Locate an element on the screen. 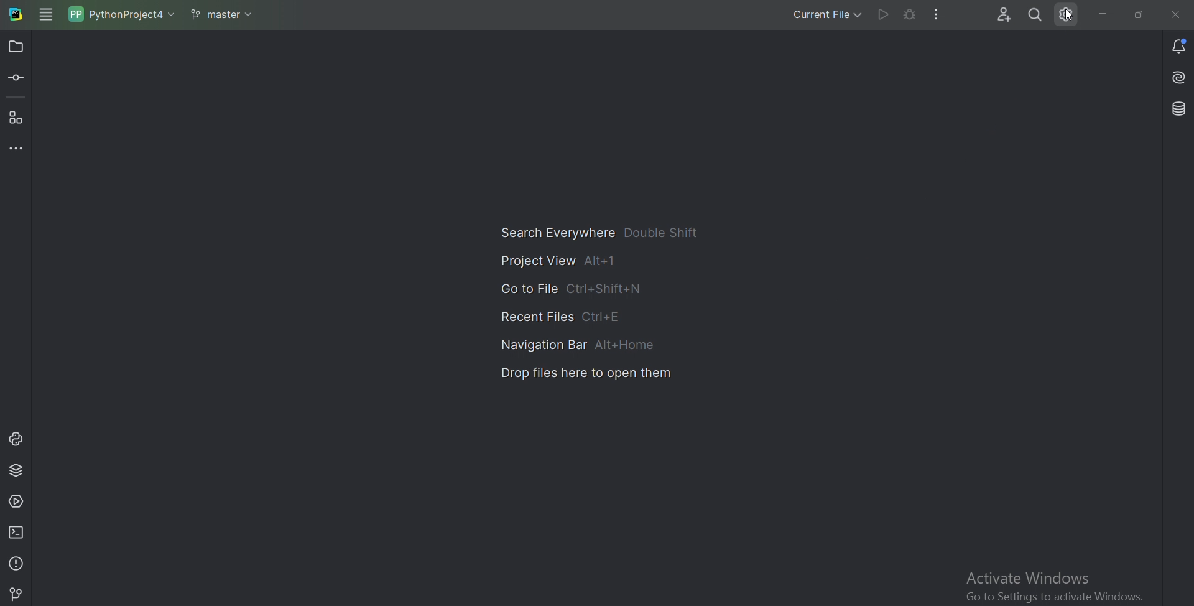 Image resolution: width=1194 pixels, height=606 pixels. Cursor is located at coordinates (1072, 16).